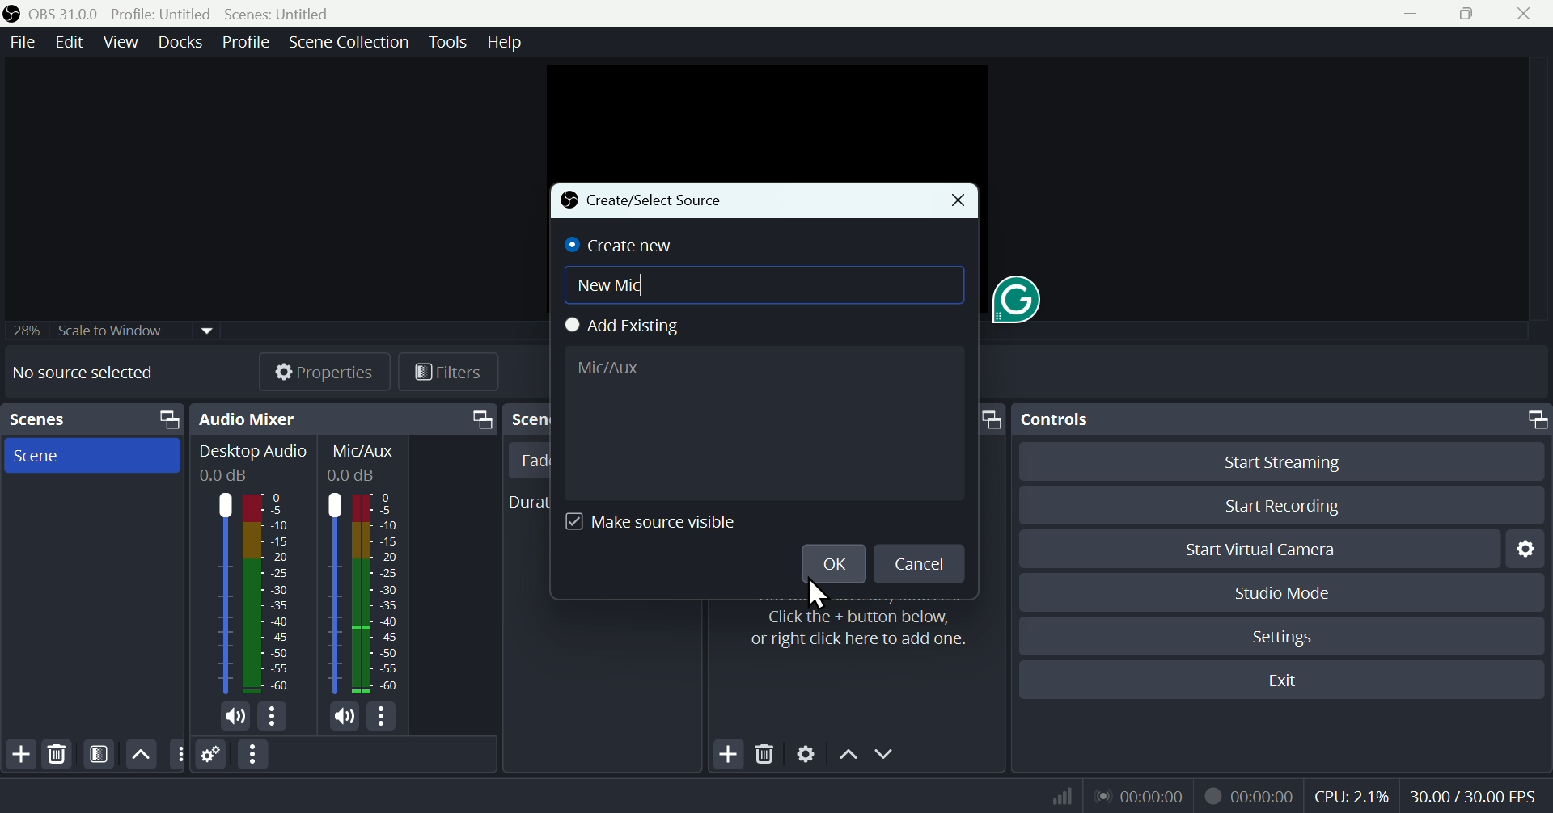 The height and width of the screenshot is (813, 1553). I want to click on No source selected, so click(83, 372).